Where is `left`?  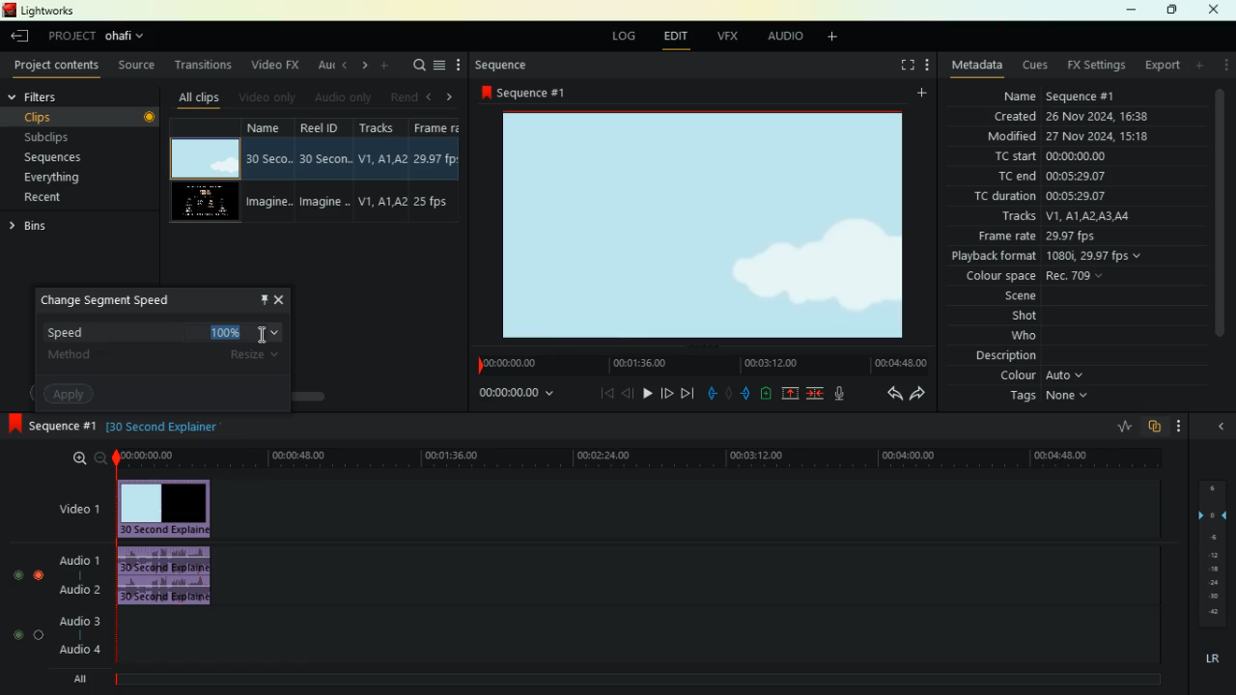
left is located at coordinates (431, 97).